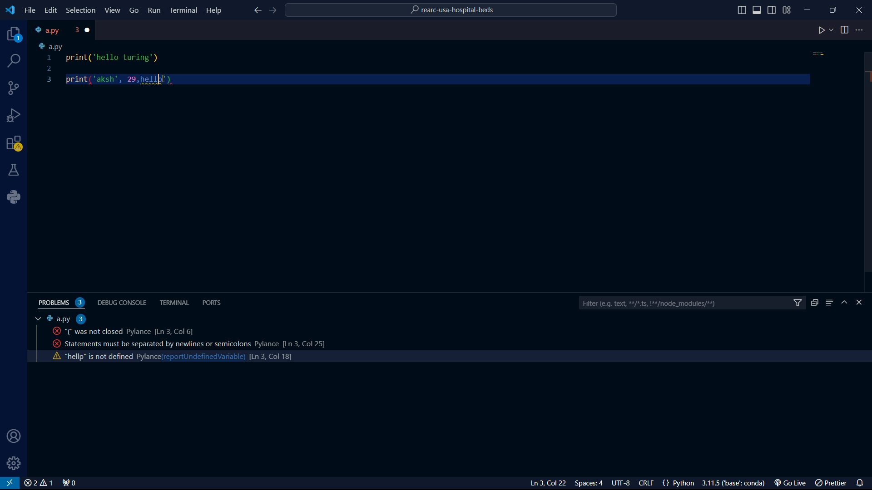 The width and height of the screenshot is (872, 490). I want to click on connect 0, so click(70, 483).